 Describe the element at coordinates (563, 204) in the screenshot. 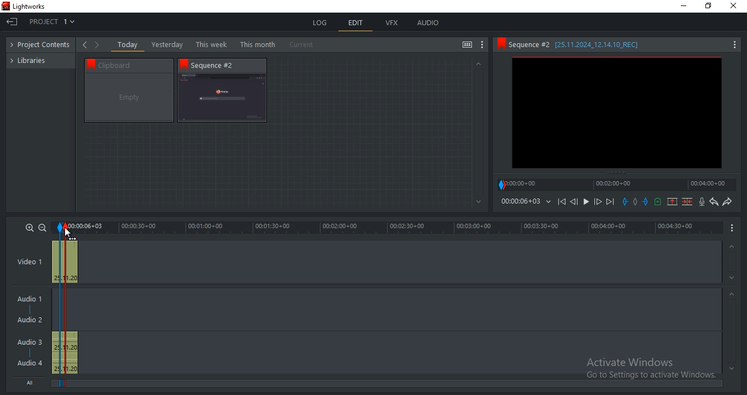

I see `Move backward` at that location.